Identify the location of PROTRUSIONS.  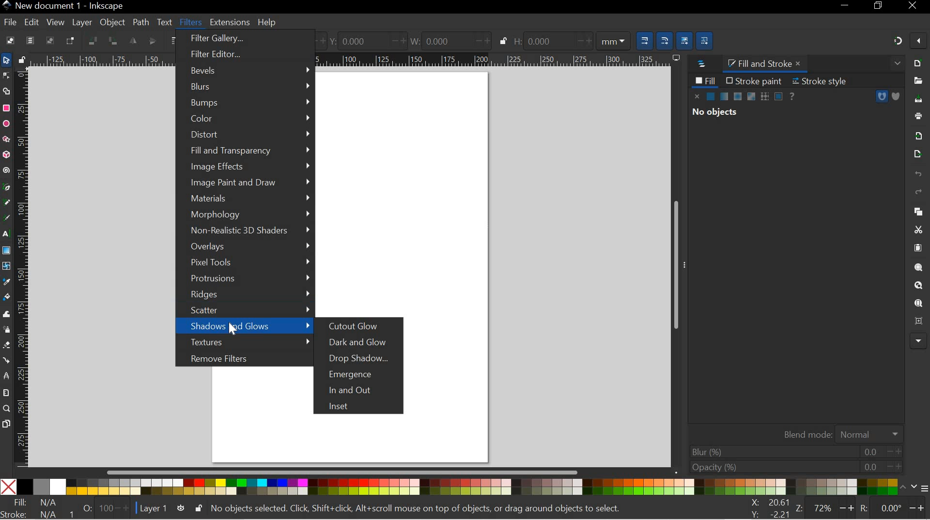
(245, 280).